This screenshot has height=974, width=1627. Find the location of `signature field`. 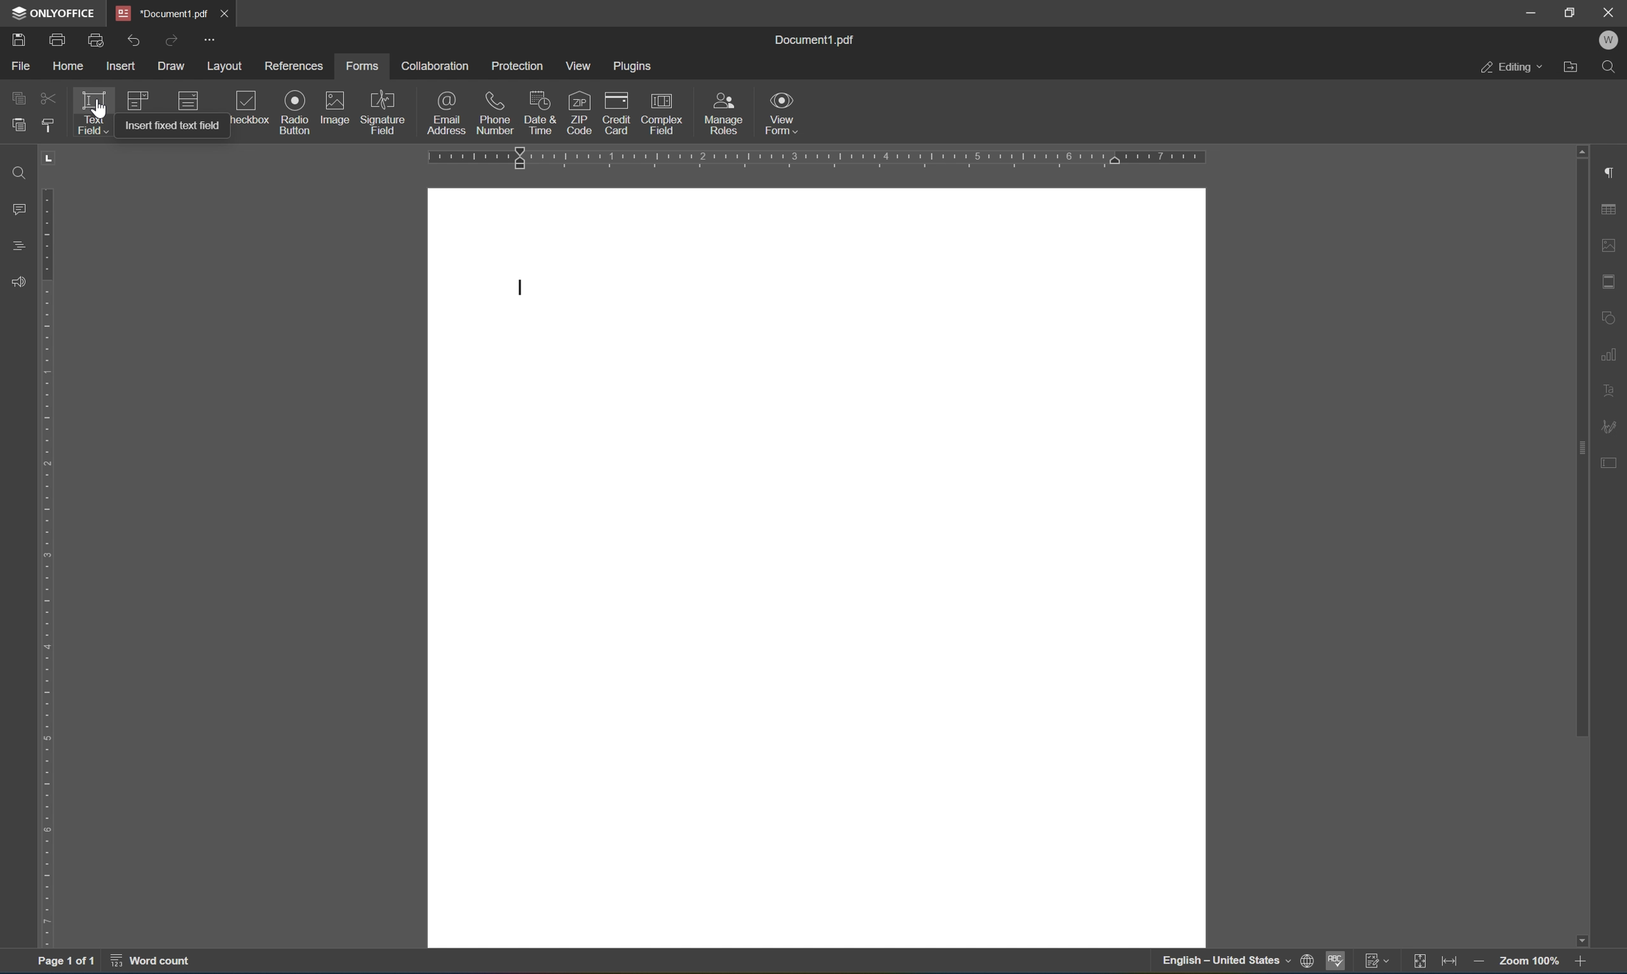

signature field is located at coordinates (384, 112).